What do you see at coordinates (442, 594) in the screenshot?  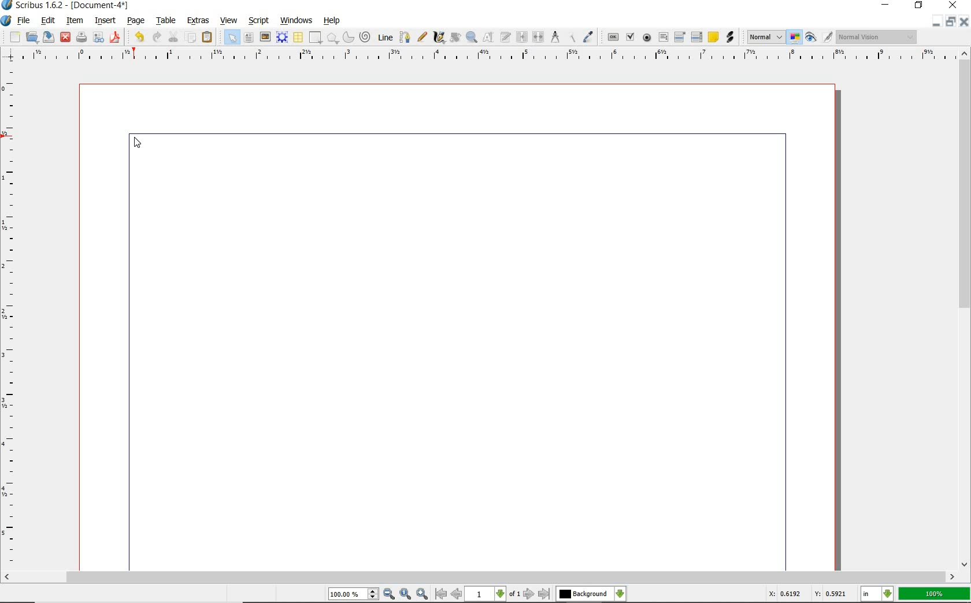 I see `go to first page` at bounding box center [442, 594].